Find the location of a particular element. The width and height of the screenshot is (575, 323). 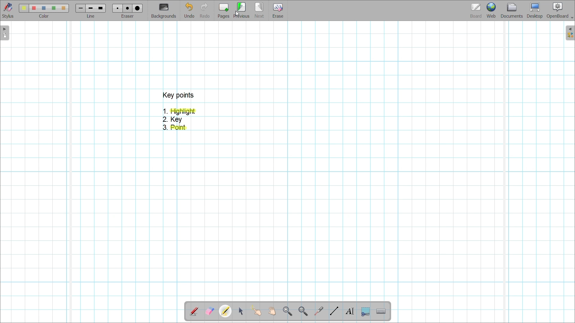

Go to previous page is located at coordinates (241, 10).